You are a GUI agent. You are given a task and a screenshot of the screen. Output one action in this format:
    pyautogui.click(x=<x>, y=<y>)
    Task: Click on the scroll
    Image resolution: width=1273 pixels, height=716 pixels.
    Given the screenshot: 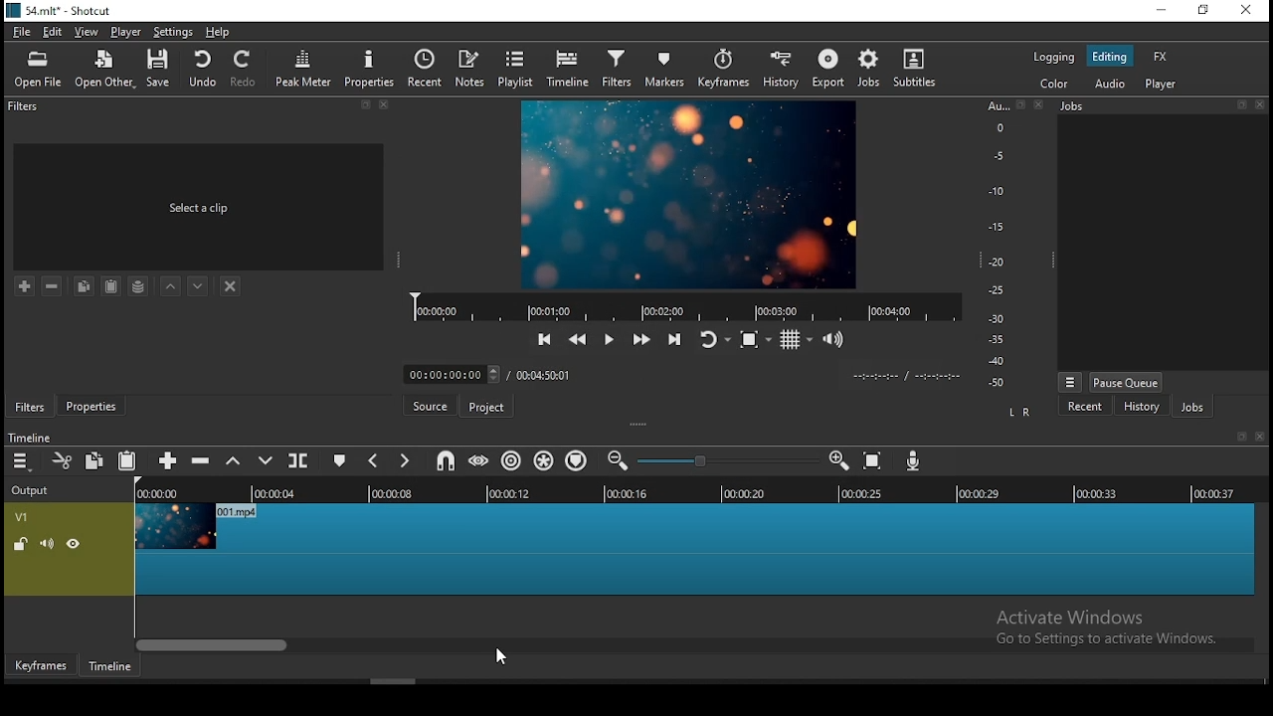 What is the action you would take?
    pyautogui.click(x=393, y=681)
    